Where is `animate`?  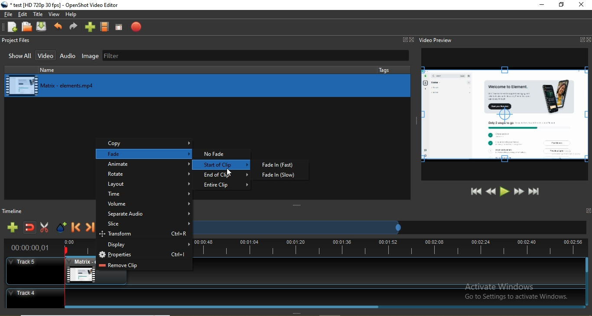 animate is located at coordinates (145, 164).